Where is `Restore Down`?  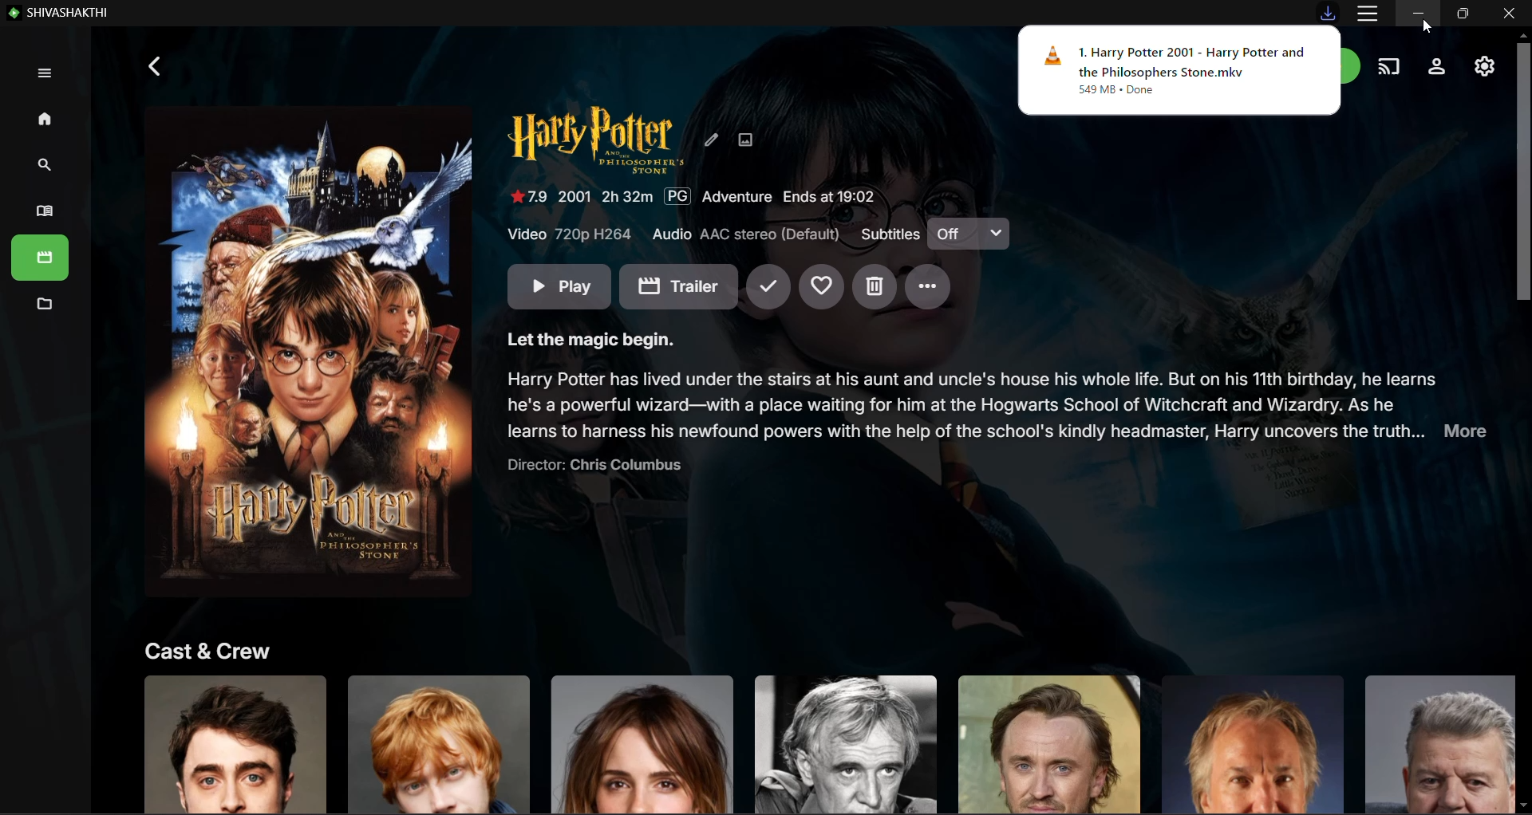 Restore Down is located at coordinates (1463, 14).